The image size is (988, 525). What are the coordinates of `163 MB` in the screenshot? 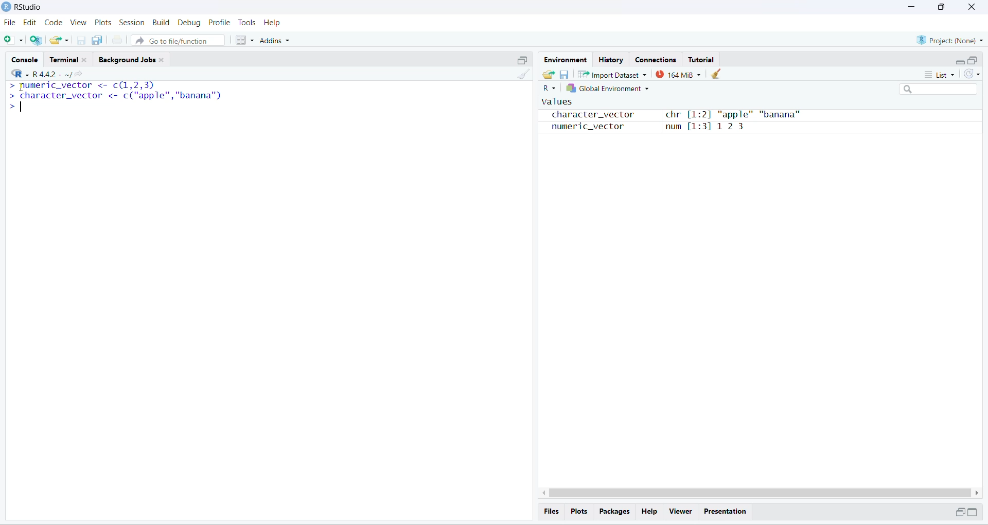 It's located at (678, 75).